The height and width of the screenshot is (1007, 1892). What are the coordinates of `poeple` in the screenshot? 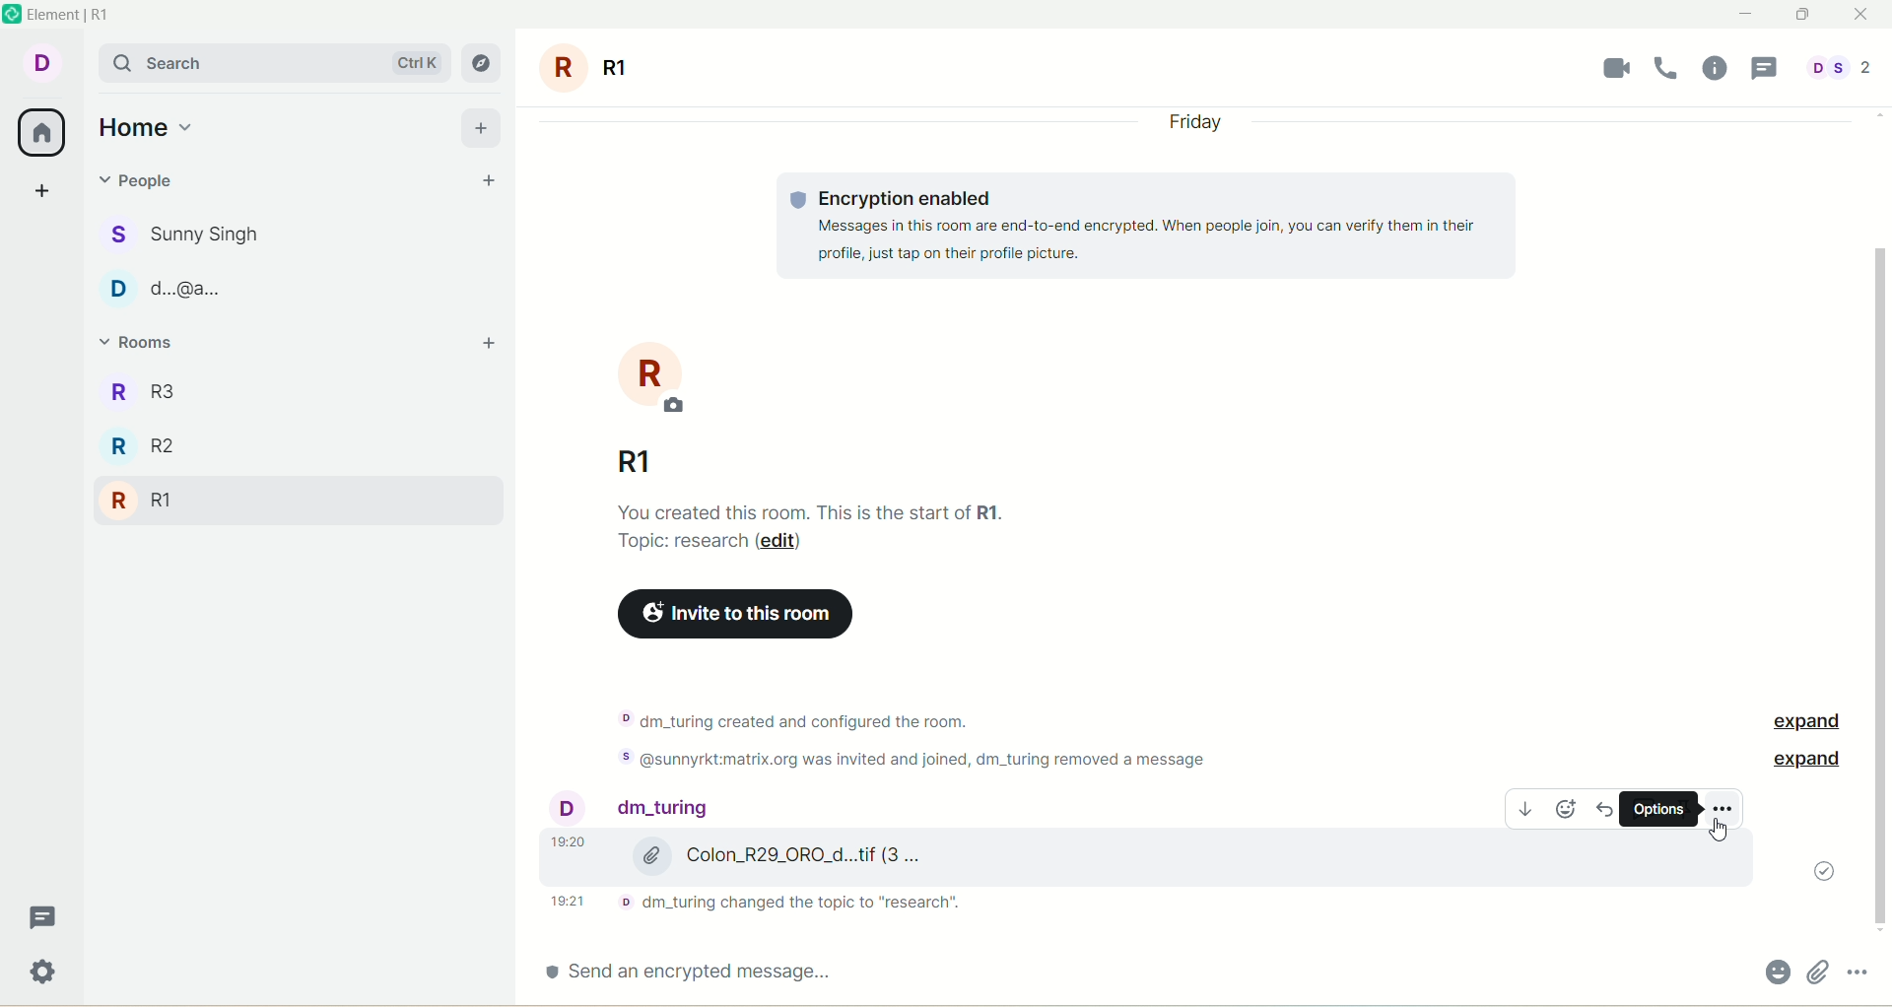 It's located at (183, 293).